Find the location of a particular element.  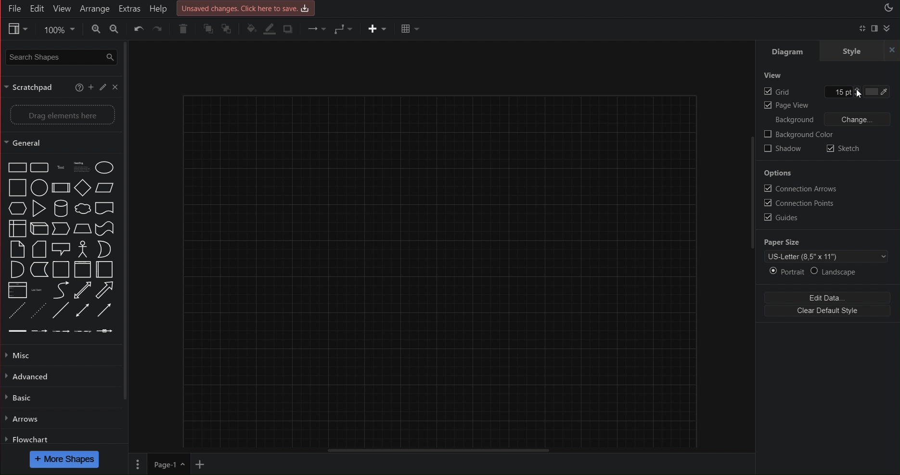

cube is located at coordinates (38, 227).